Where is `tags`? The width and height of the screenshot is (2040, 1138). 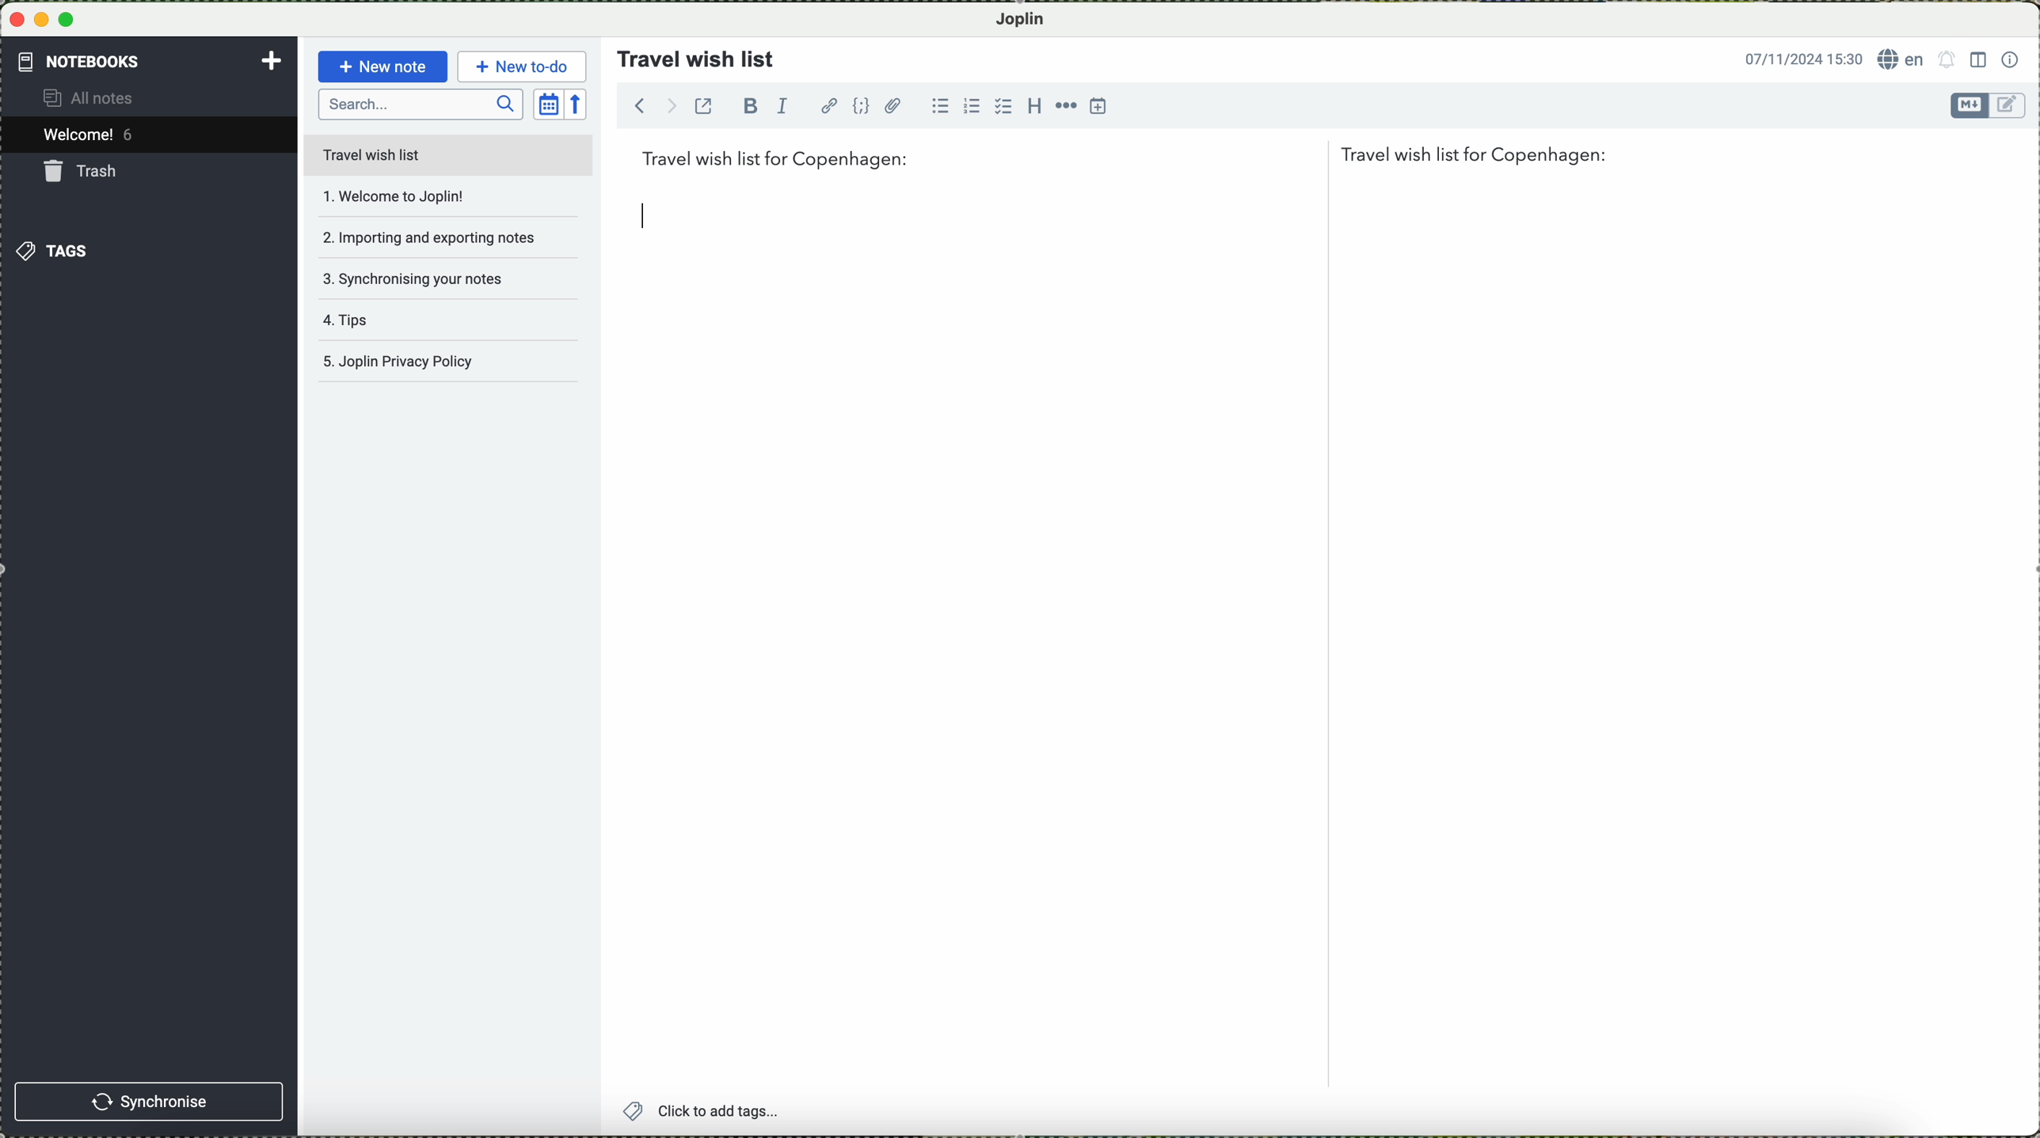 tags is located at coordinates (55, 250).